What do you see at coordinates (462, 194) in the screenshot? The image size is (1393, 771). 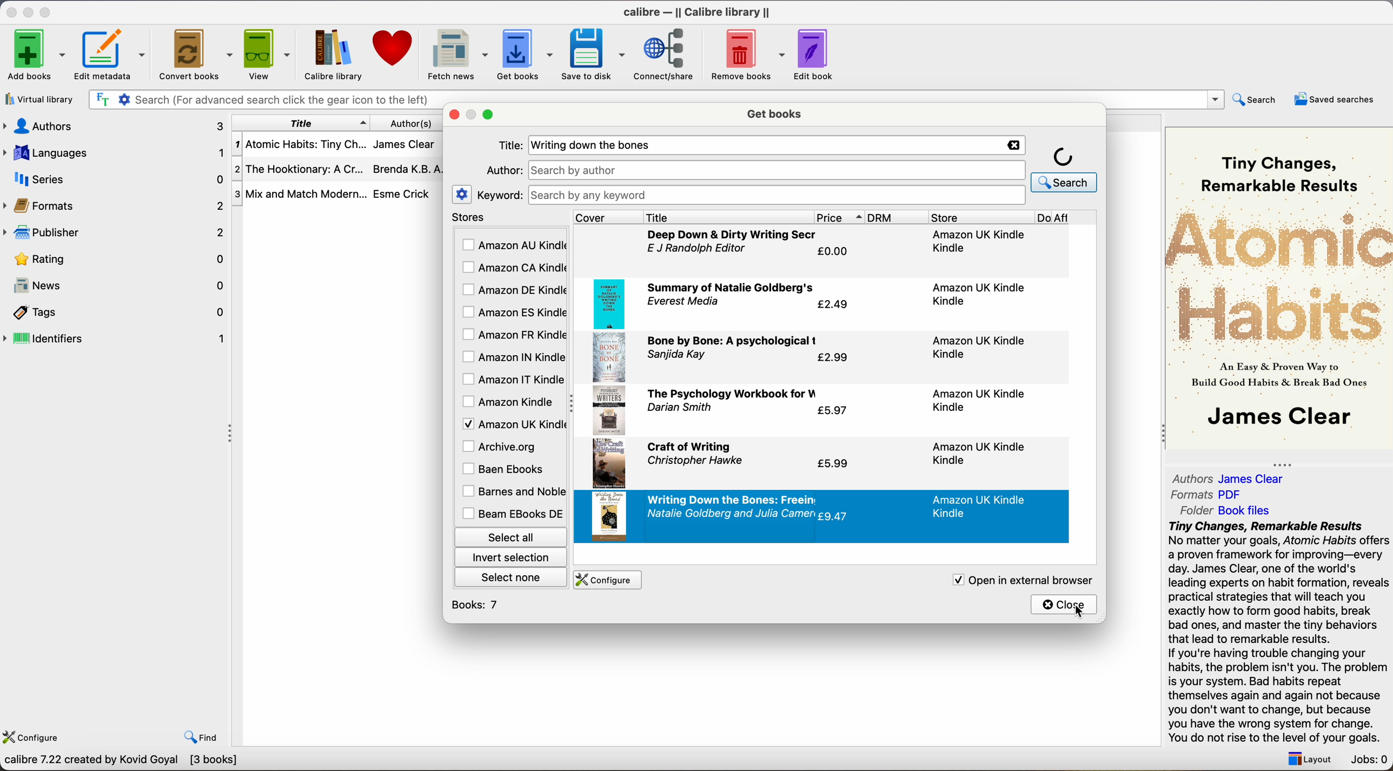 I see `settings` at bounding box center [462, 194].